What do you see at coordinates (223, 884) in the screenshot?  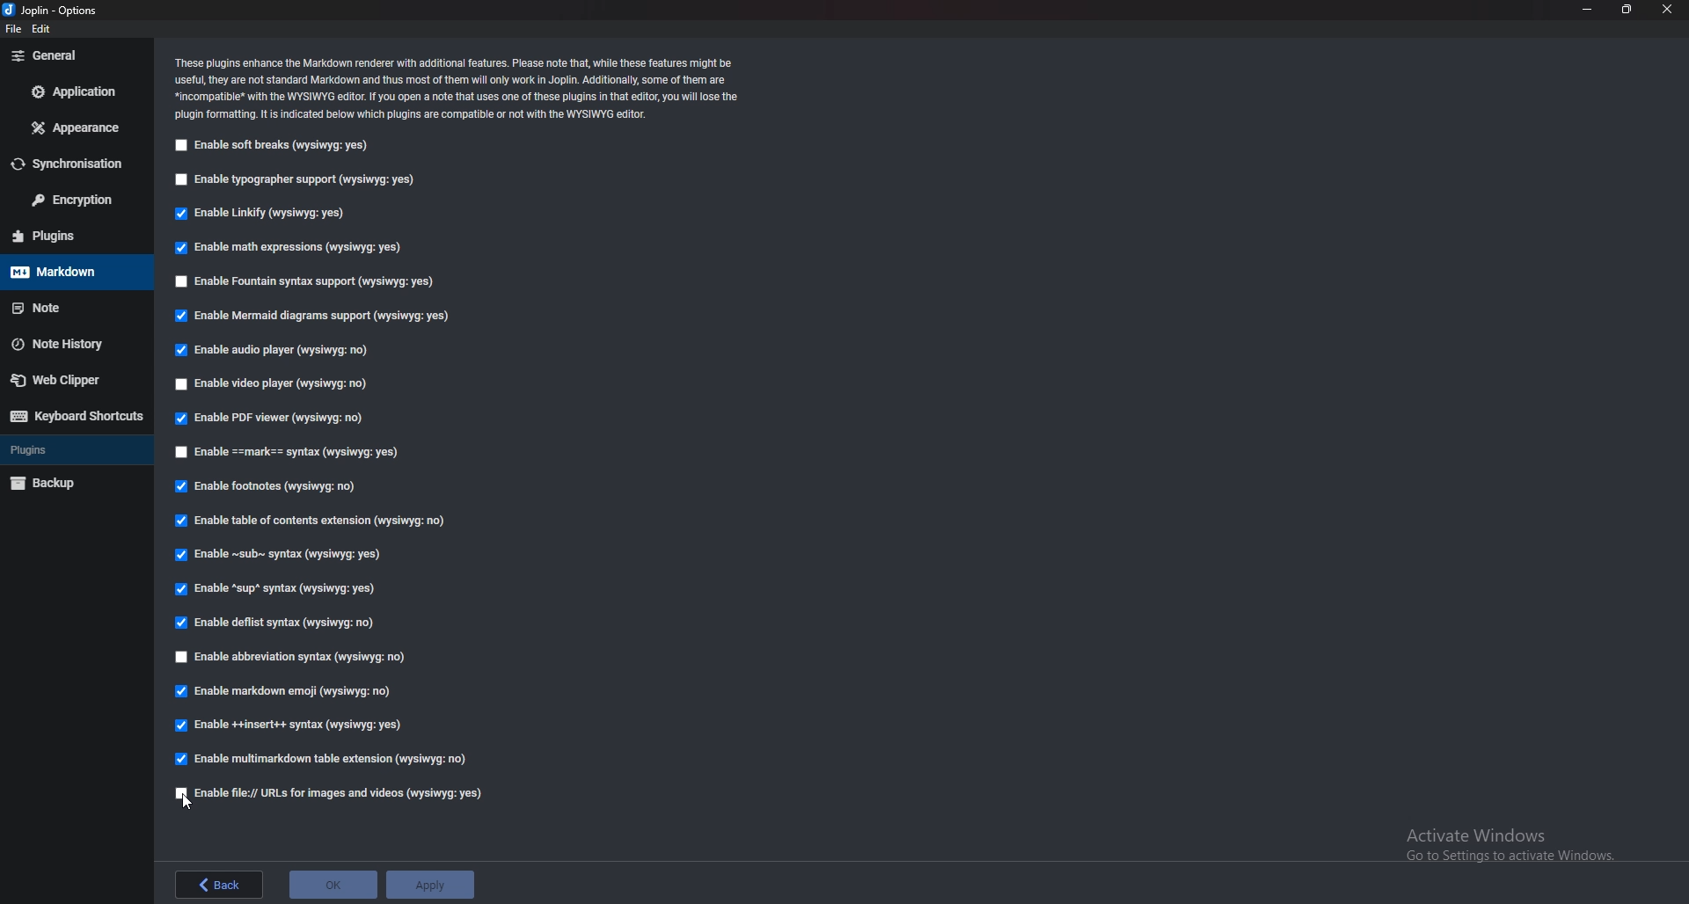 I see `back` at bounding box center [223, 884].